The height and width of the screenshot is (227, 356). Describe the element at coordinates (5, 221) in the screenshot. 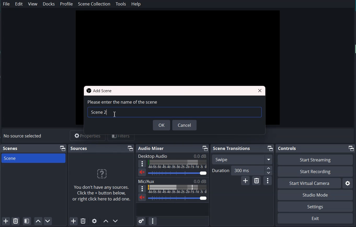

I see `Add scene` at that location.